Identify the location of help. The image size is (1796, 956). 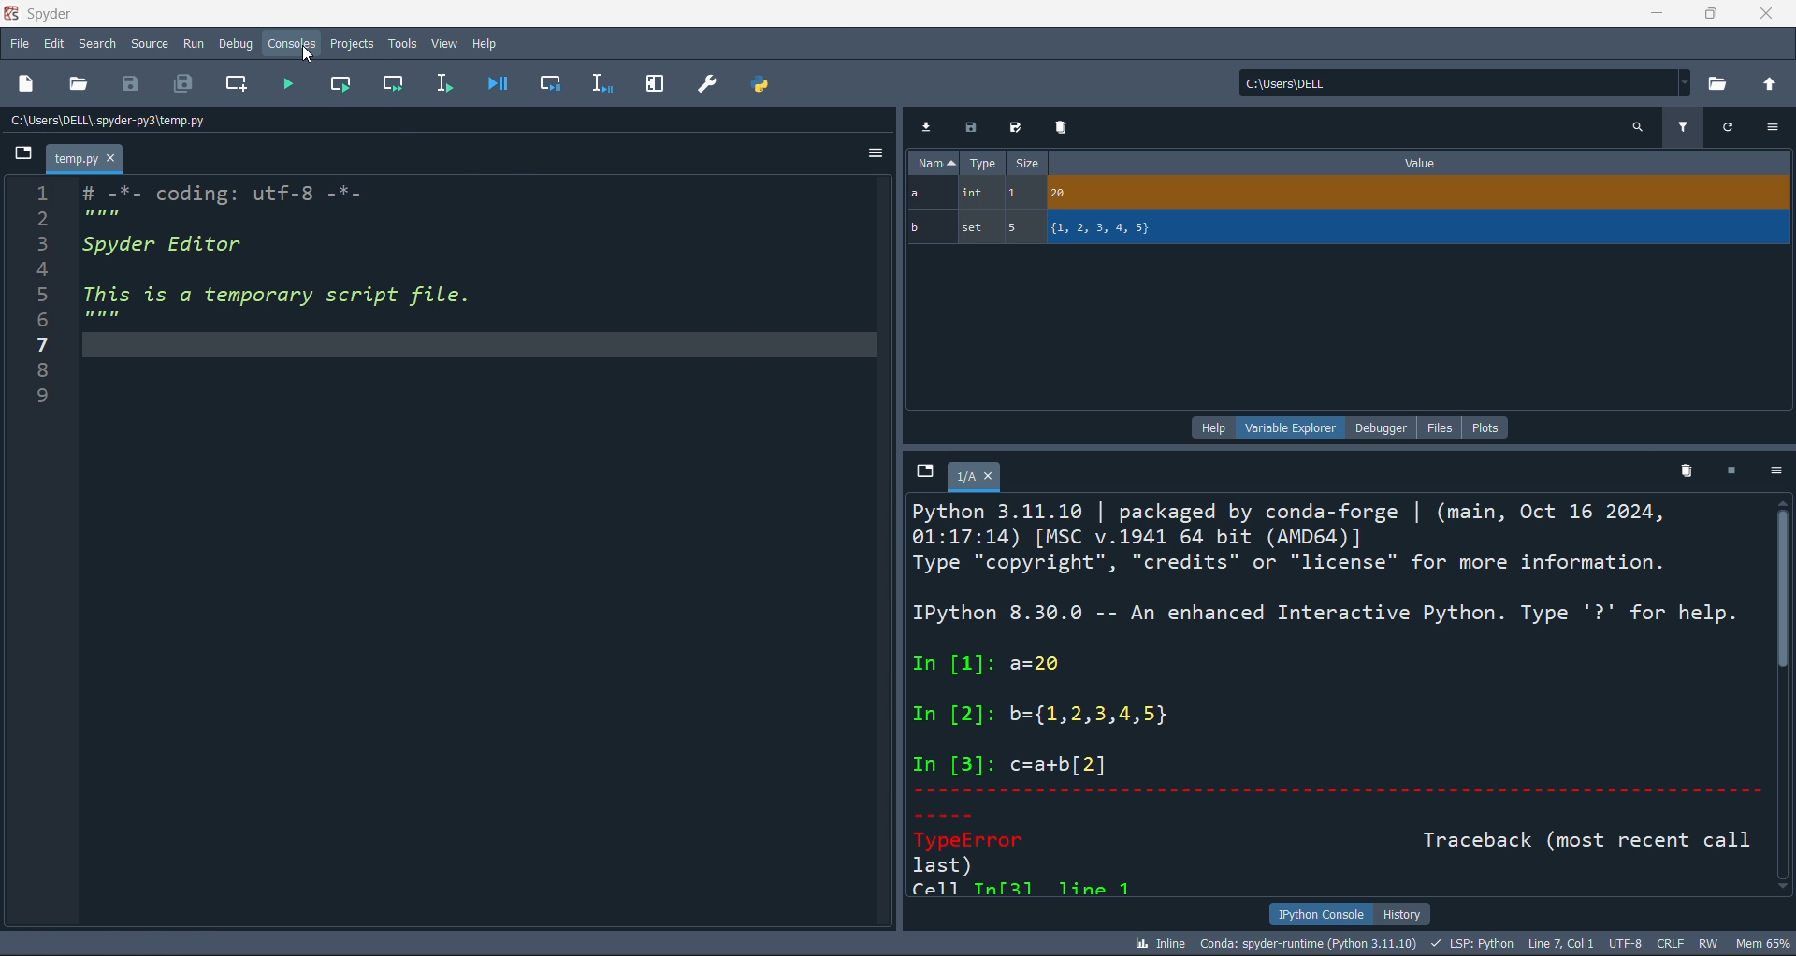
(1212, 427).